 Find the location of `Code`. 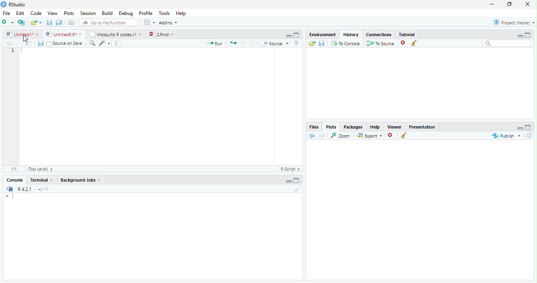

Code is located at coordinates (146, 107).